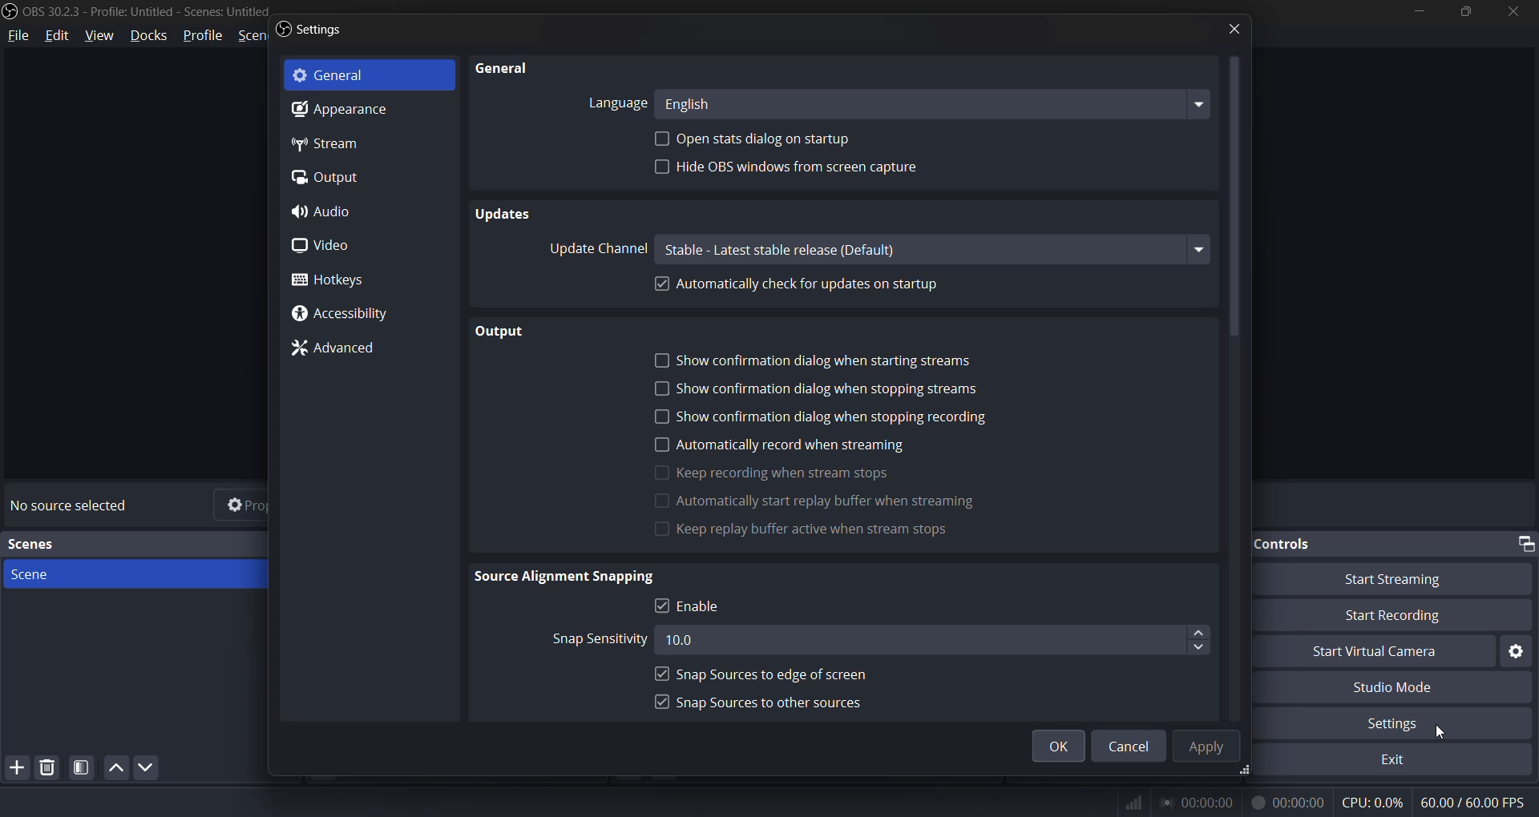  Describe the element at coordinates (38, 575) in the screenshot. I see `scene` at that location.